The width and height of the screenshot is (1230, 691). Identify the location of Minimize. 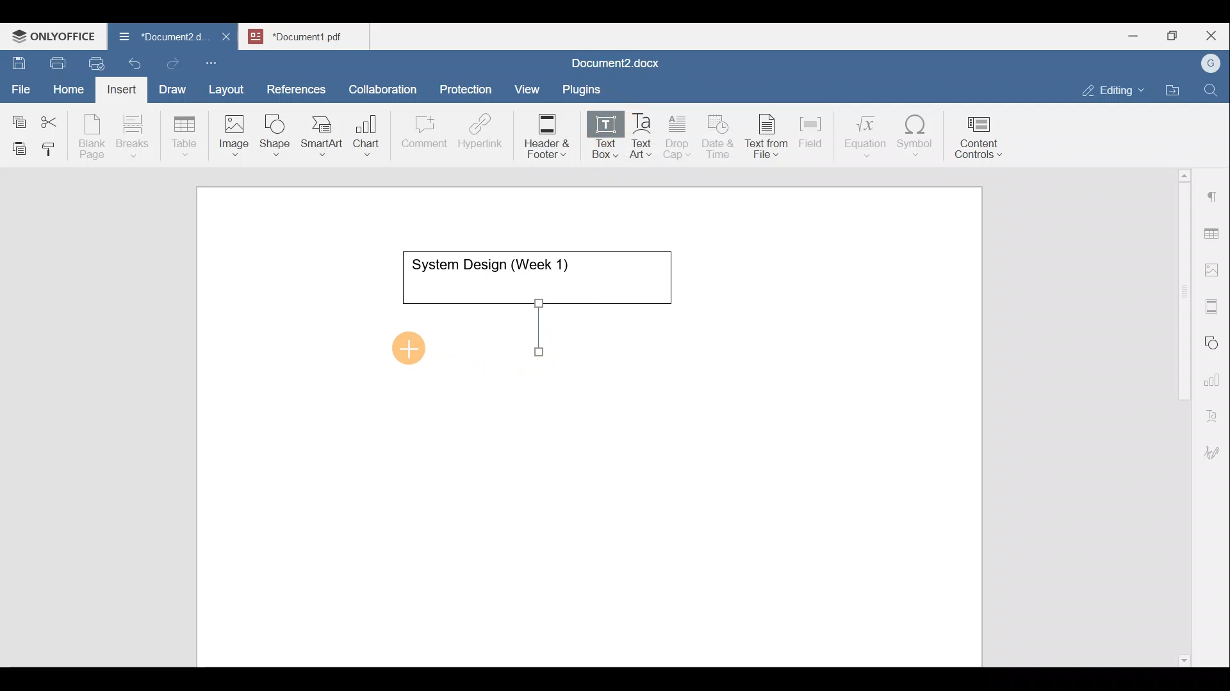
(1133, 35).